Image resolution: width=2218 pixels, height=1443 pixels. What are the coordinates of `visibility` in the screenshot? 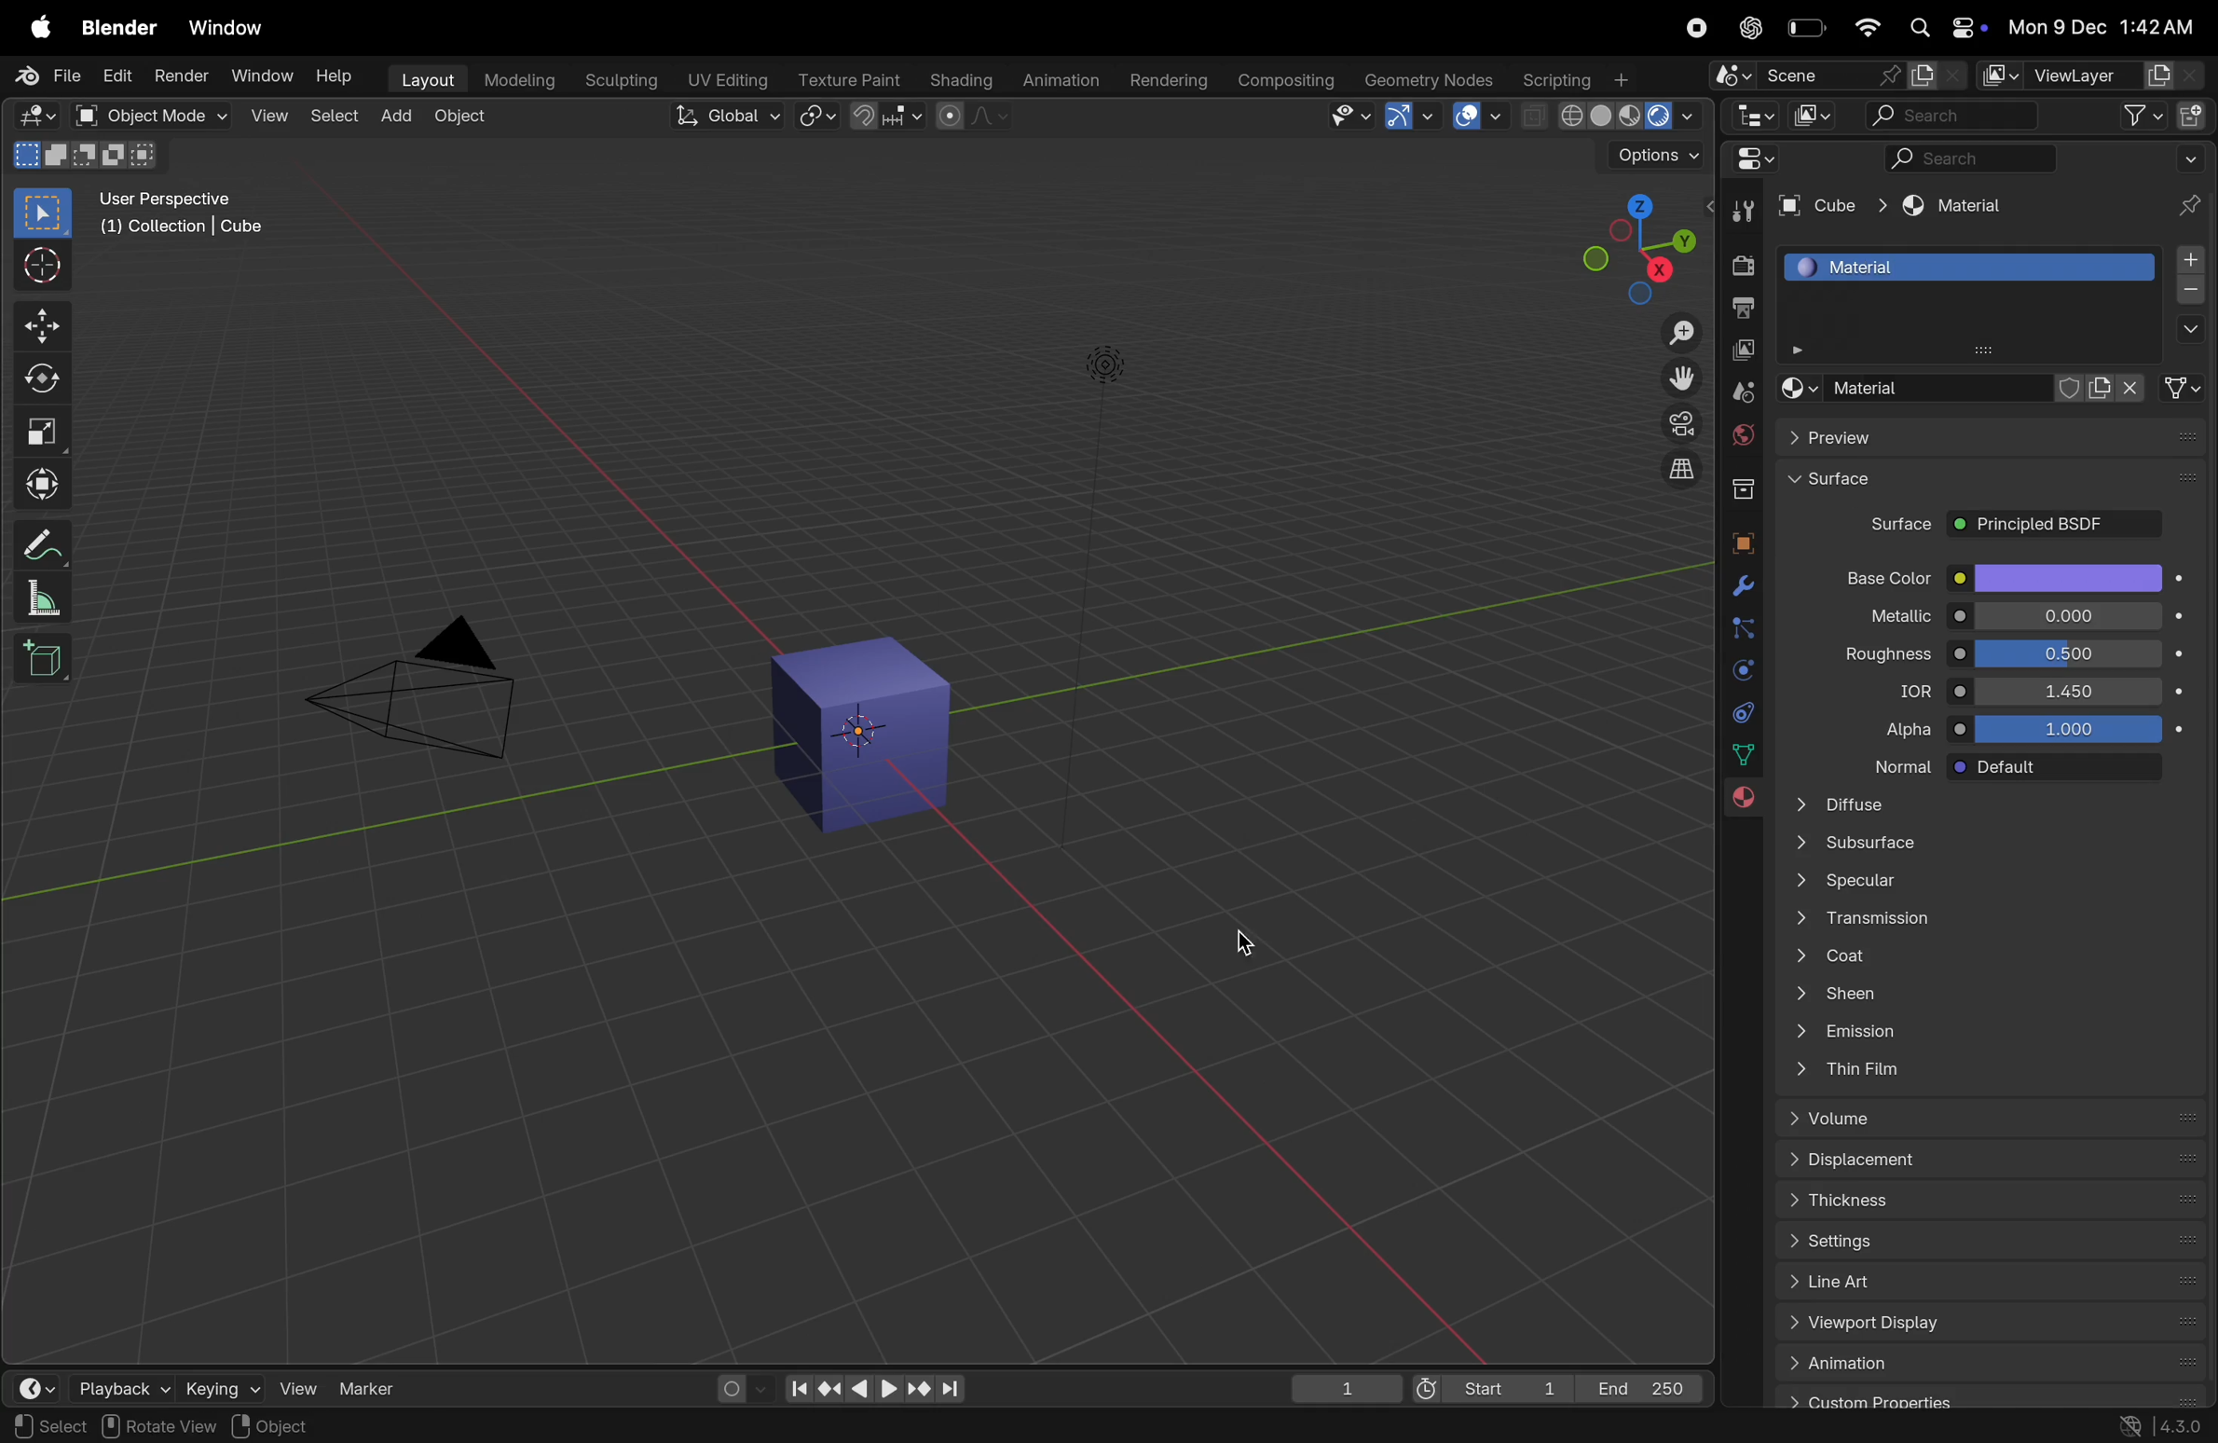 It's located at (1350, 116).